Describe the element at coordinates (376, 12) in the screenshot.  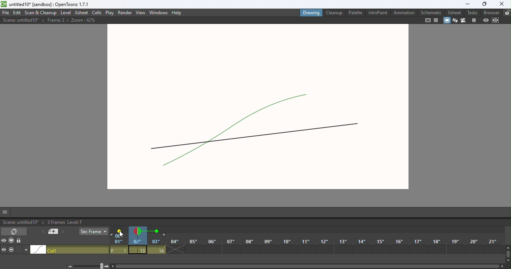
I see `InknPaint` at that location.